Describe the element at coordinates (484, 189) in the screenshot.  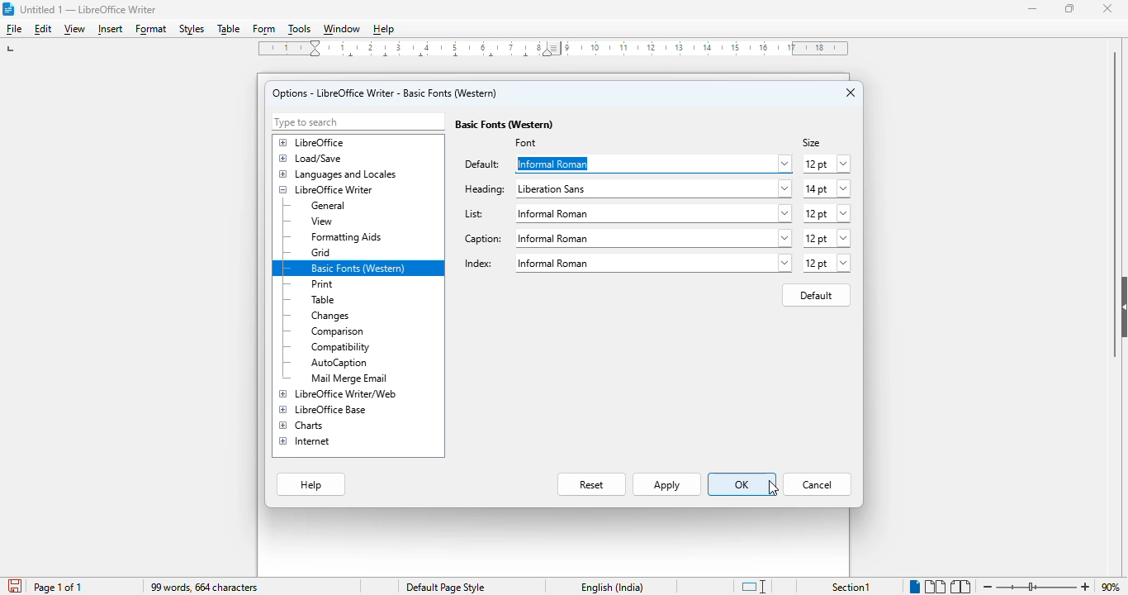
I see `heading: ` at that location.